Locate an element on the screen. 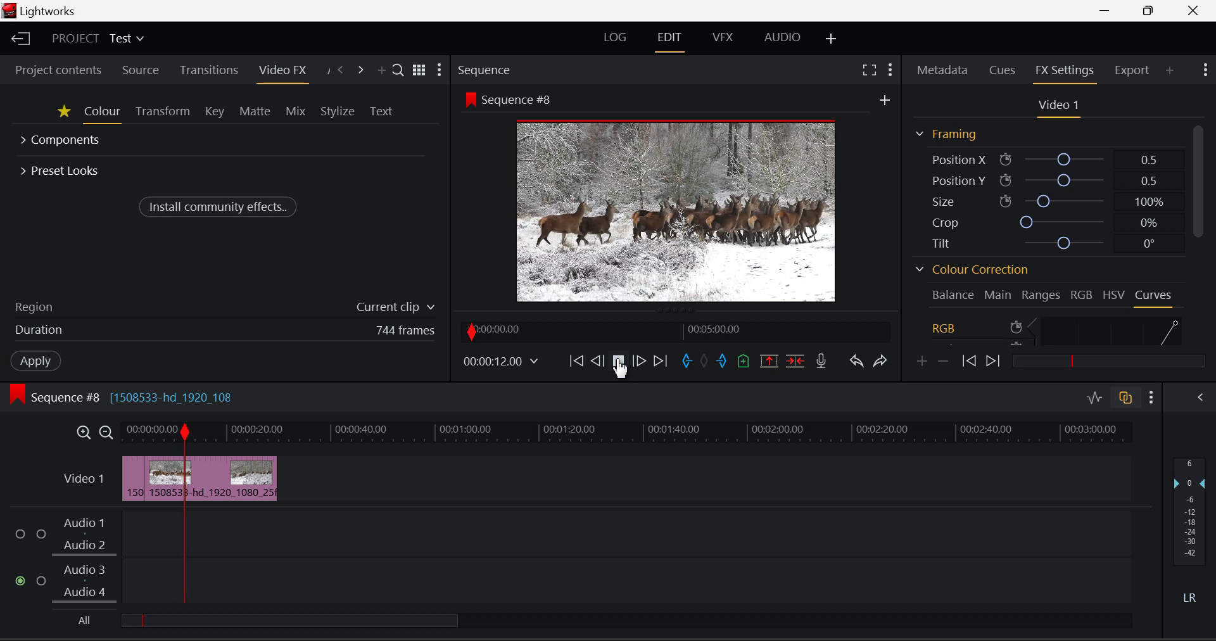  Framing Section is located at coordinates (946, 134).